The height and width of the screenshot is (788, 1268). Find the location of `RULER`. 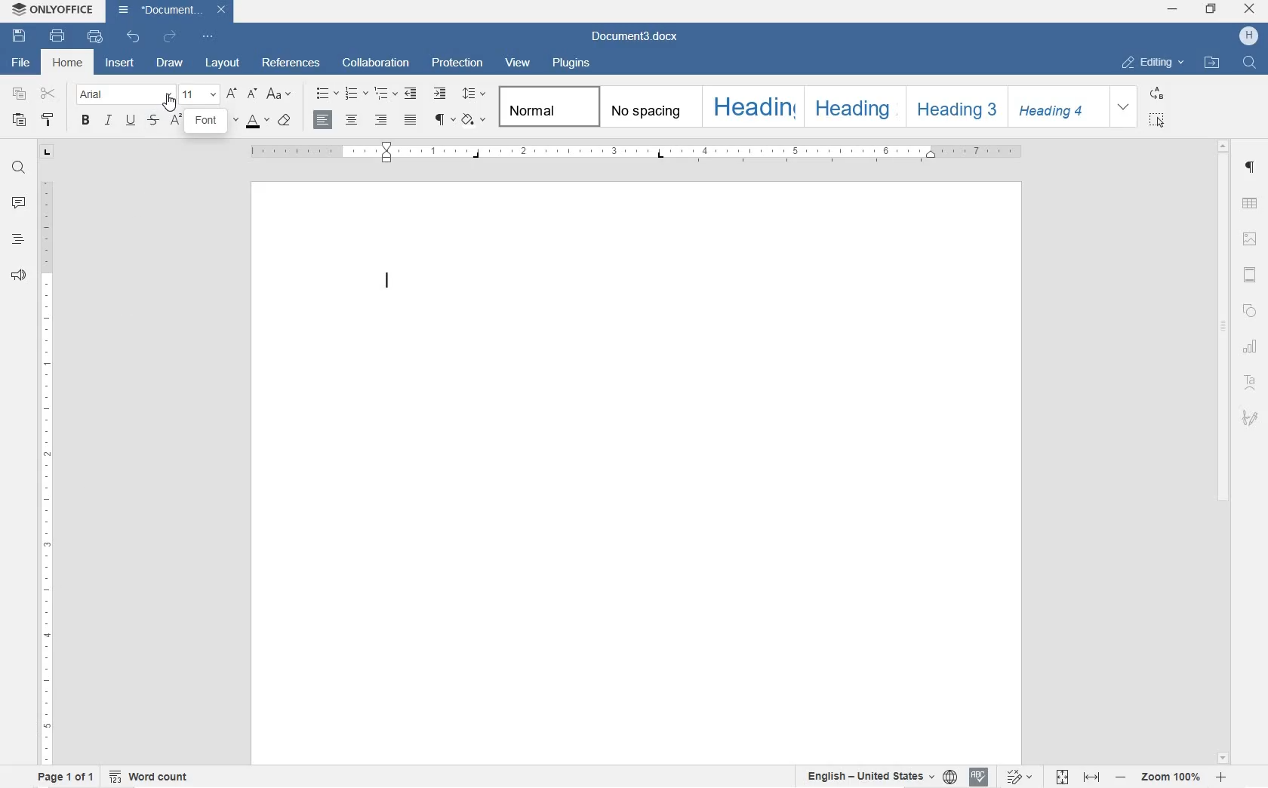

RULER is located at coordinates (46, 472).